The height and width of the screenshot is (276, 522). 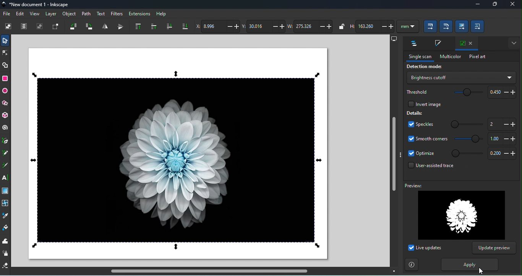 What do you see at coordinates (512, 42) in the screenshot?
I see `Toggle panel options` at bounding box center [512, 42].